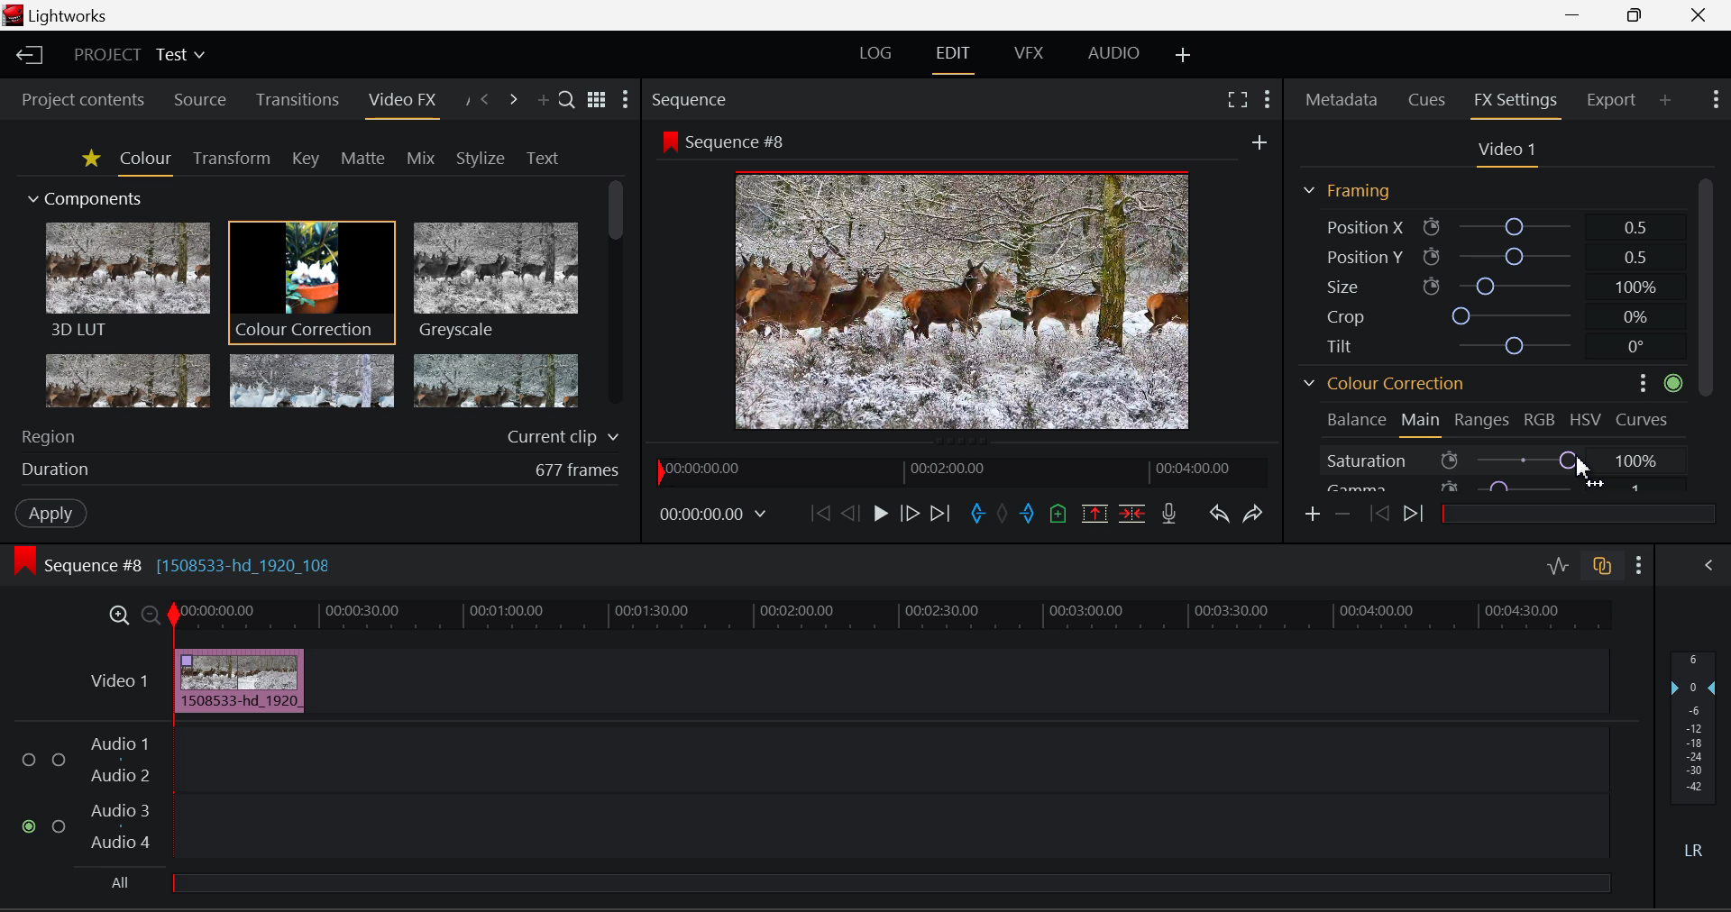 The image size is (1731, 912). What do you see at coordinates (169, 564) in the screenshot?
I see `Sequence #8 Editing Section` at bounding box center [169, 564].